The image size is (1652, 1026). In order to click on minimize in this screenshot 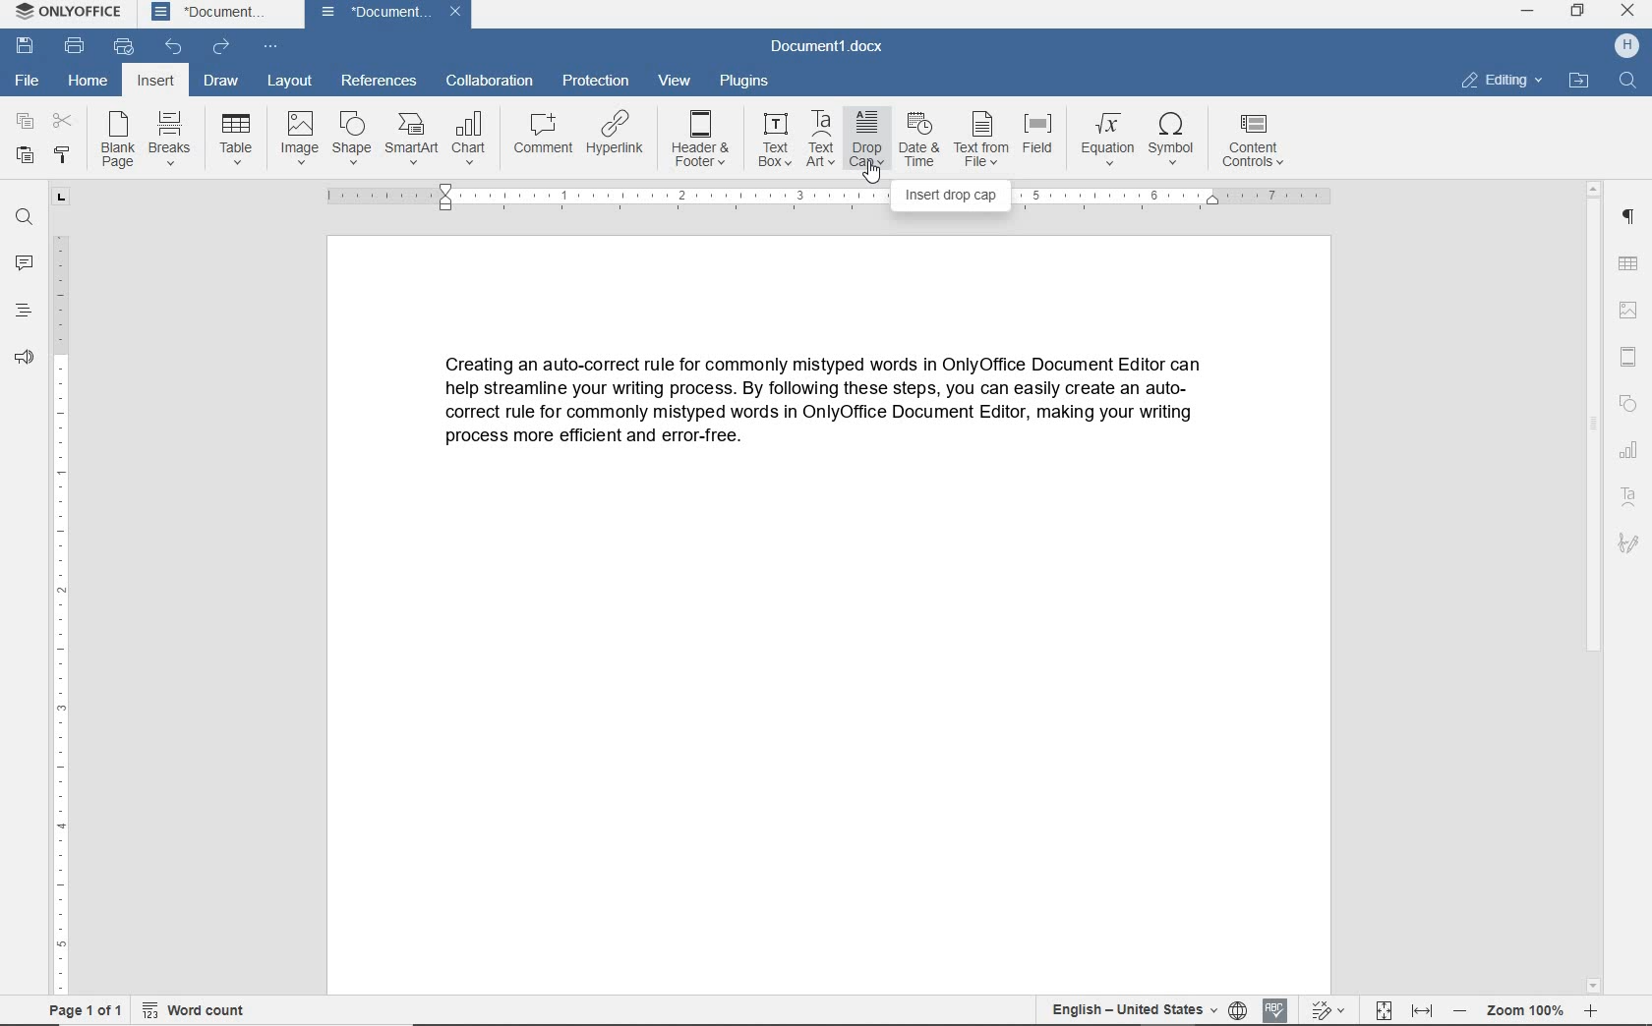, I will do `click(1527, 12)`.